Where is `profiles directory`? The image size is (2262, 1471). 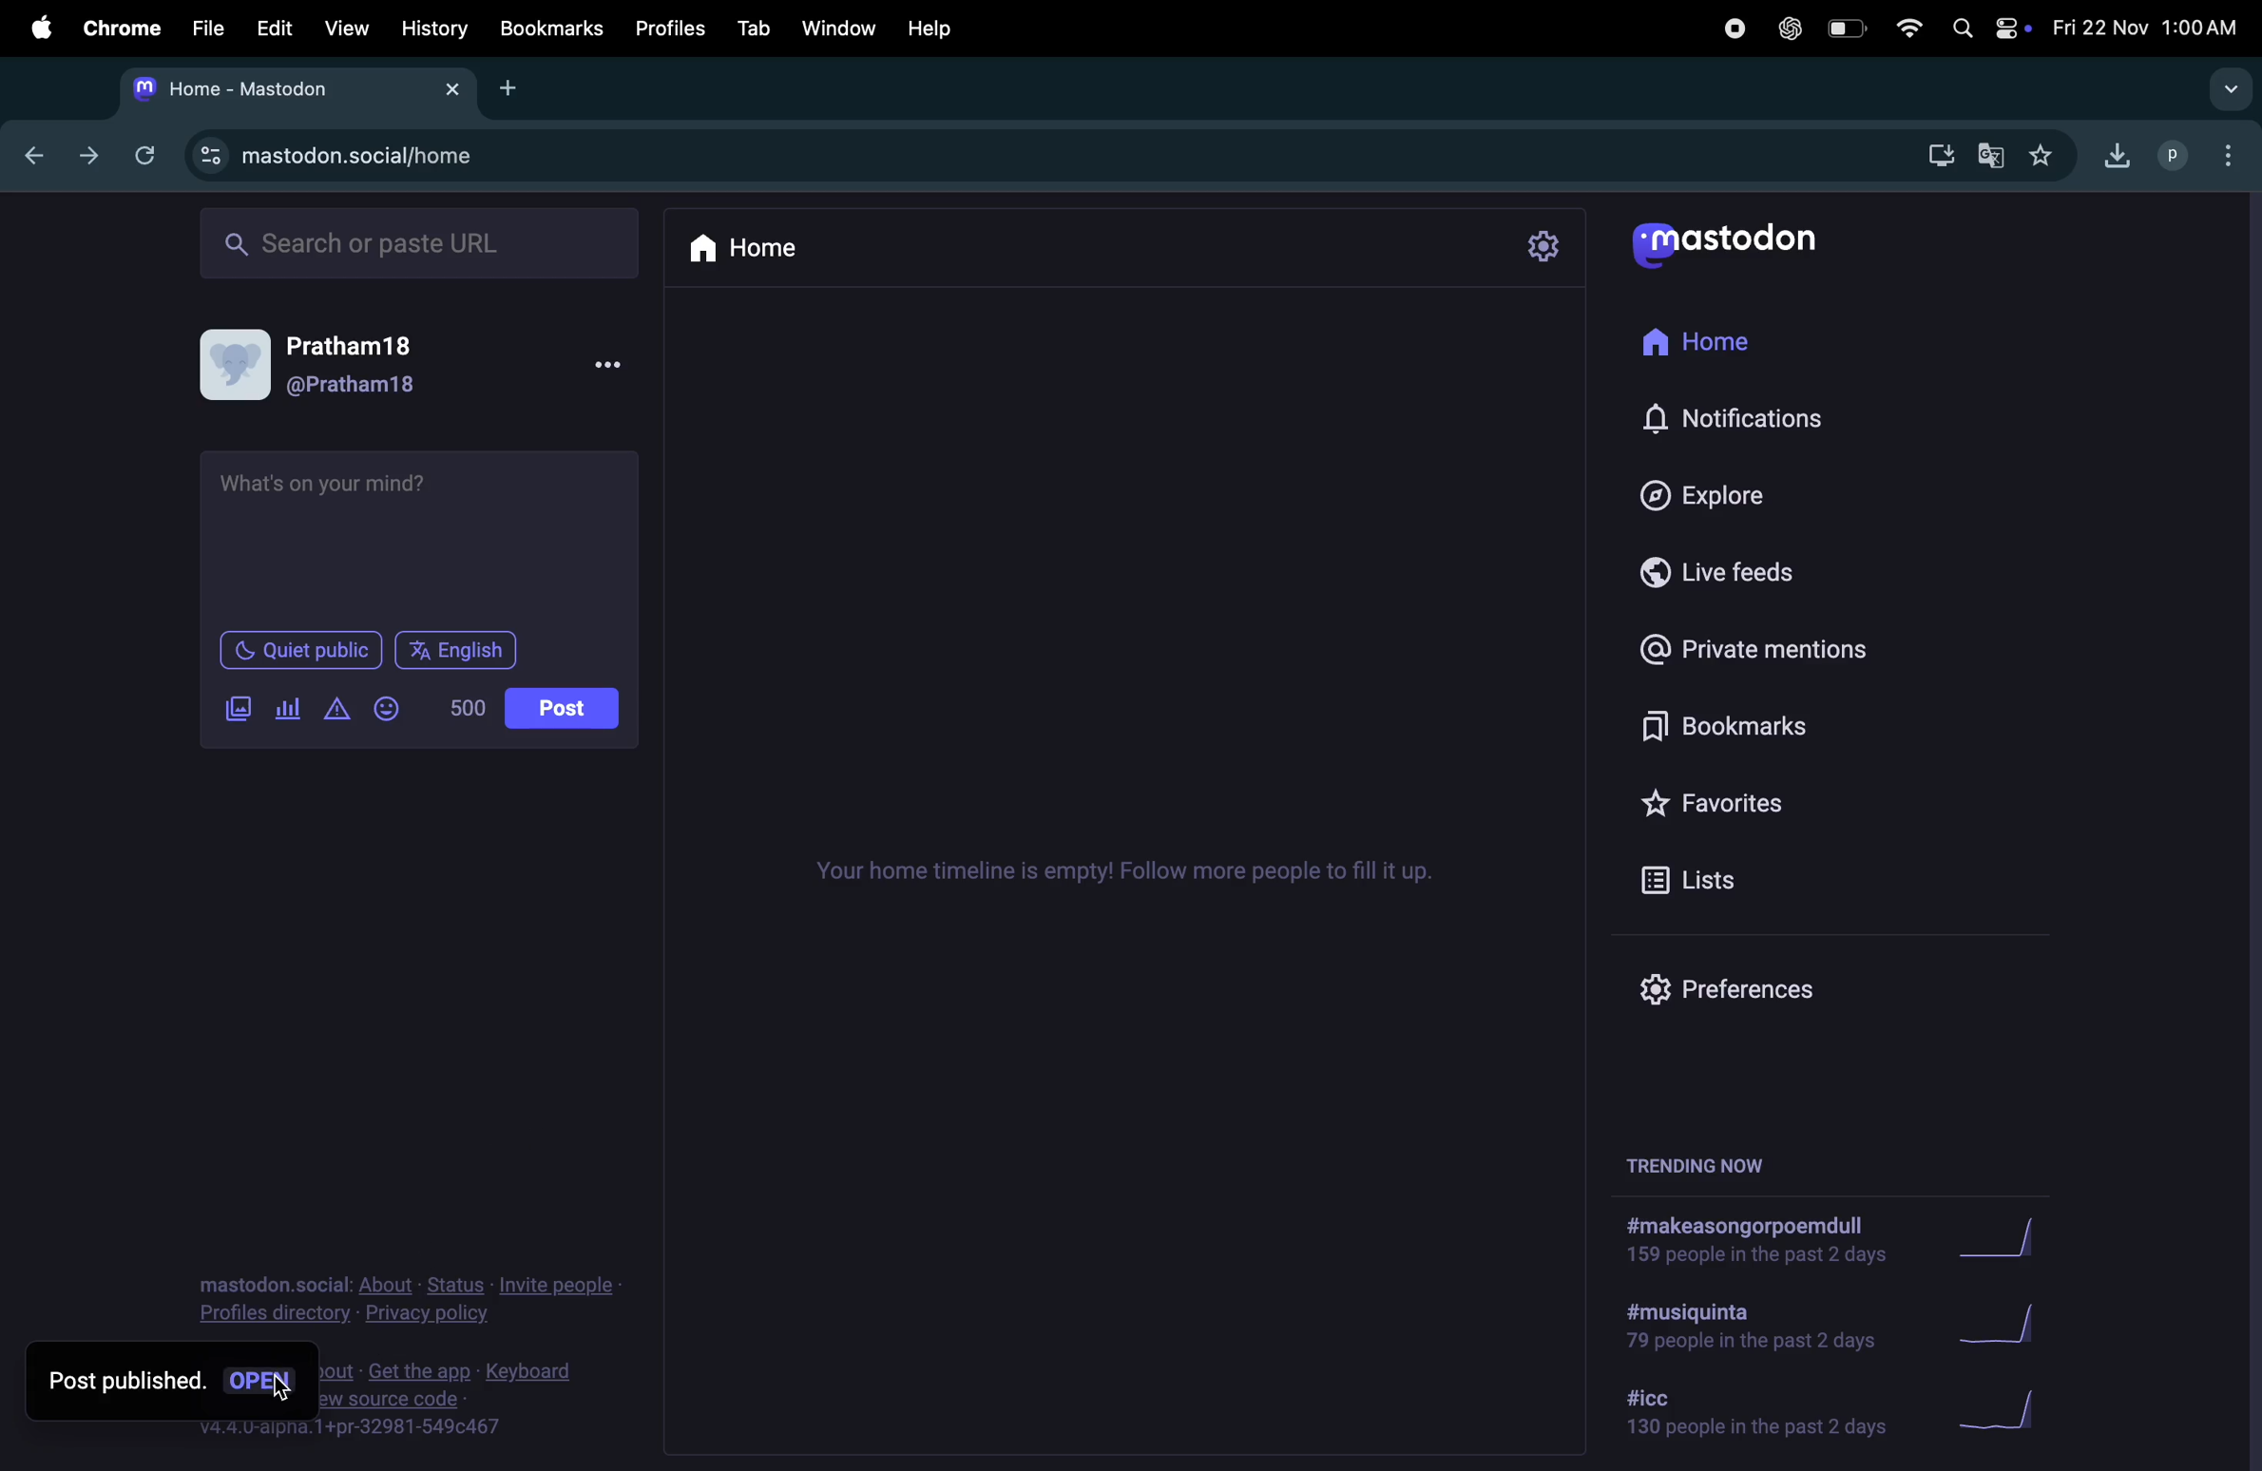
profiles directory is located at coordinates (277, 1314).